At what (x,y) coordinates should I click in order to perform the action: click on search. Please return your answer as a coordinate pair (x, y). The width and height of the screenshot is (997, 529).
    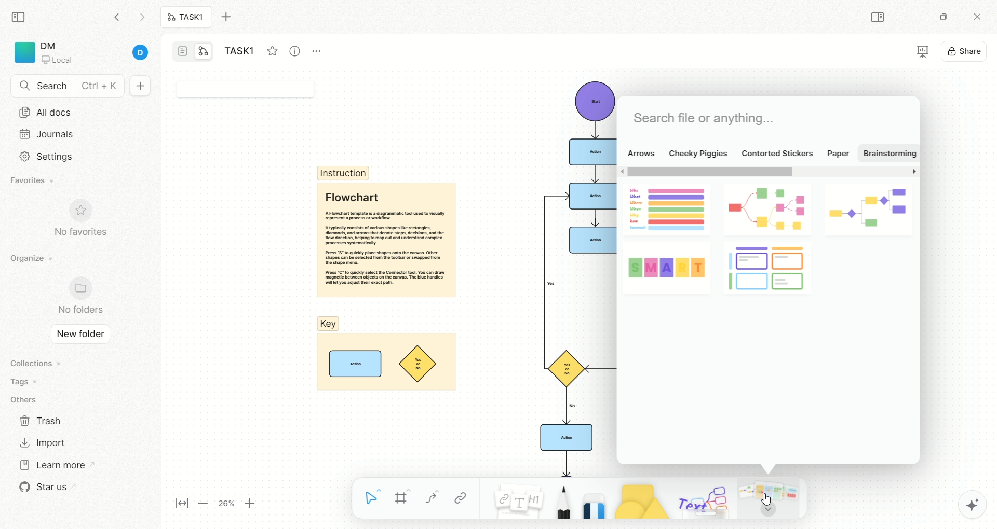
    Looking at the image, I should click on (68, 87).